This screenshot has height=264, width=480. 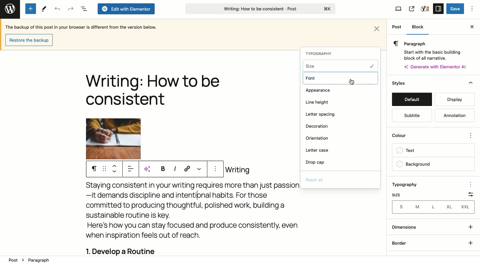 I want to click on Options, so click(x=472, y=9).